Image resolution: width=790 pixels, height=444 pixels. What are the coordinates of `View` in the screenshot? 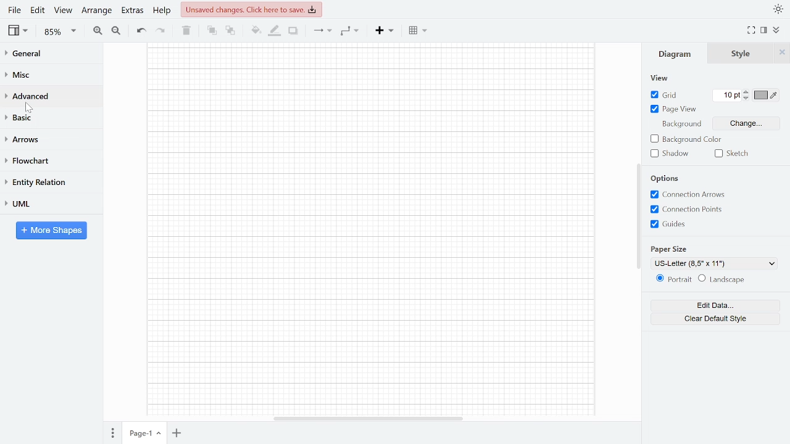 It's located at (63, 10).